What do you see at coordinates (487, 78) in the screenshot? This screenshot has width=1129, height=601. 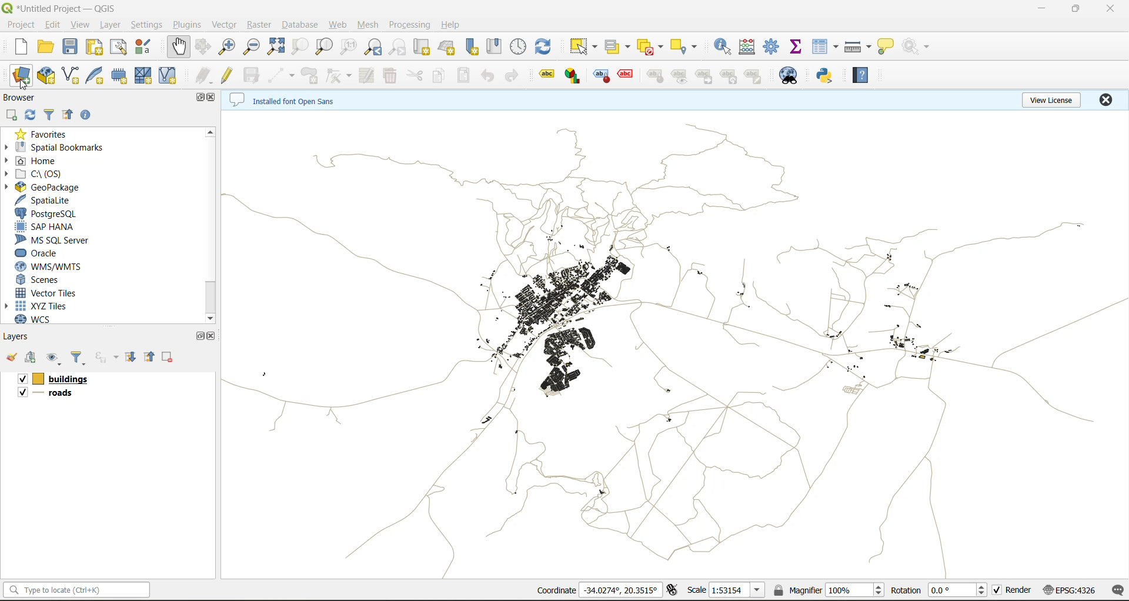 I see `undo` at bounding box center [487, 78].